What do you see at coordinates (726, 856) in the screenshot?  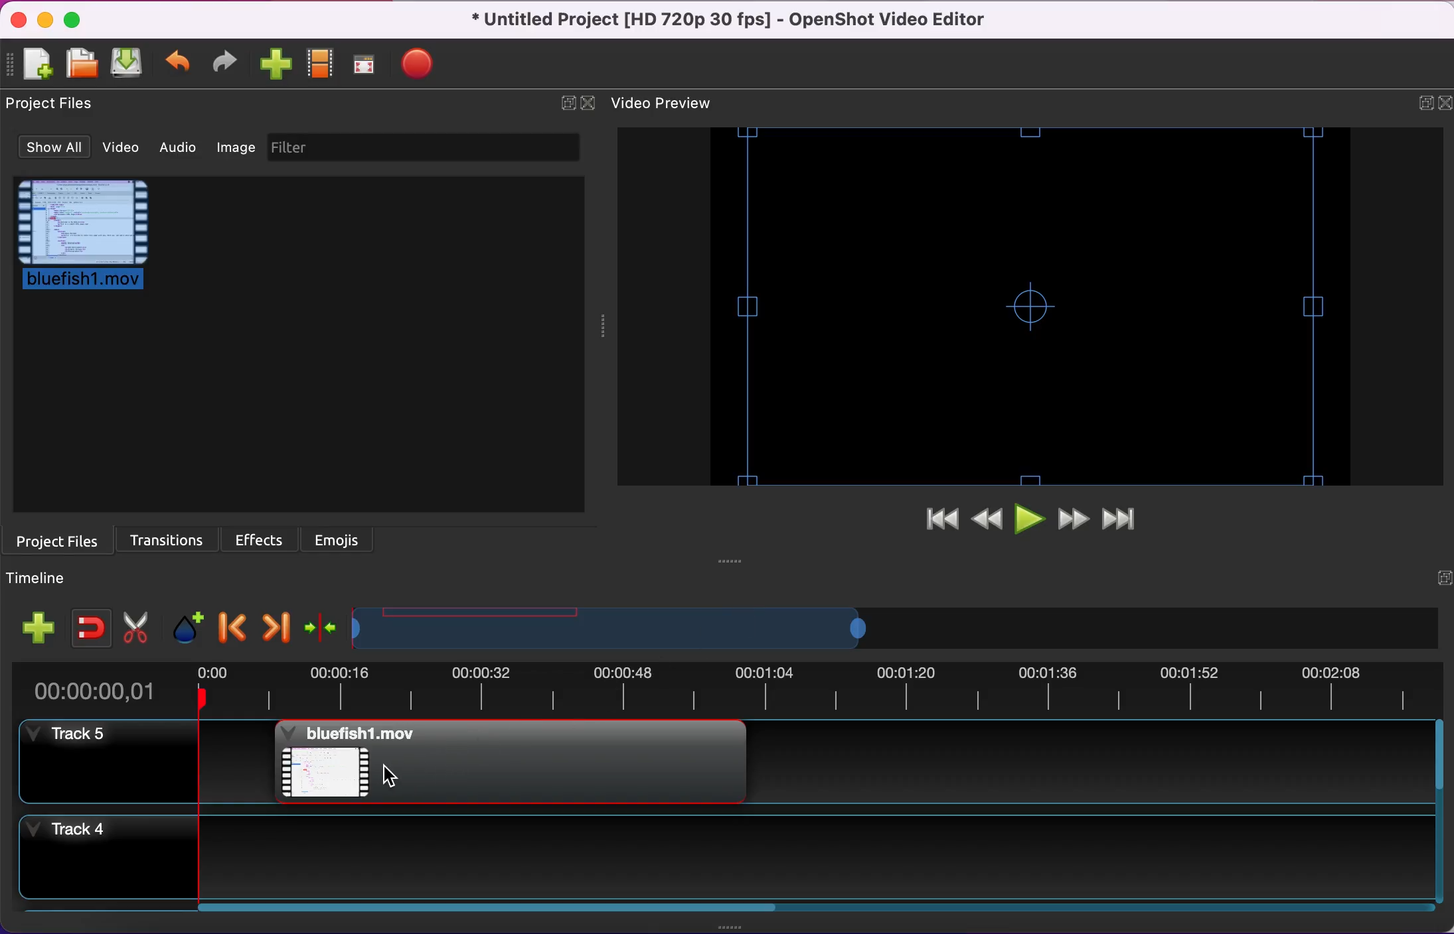 I see `track 4` at bounding box center [726, 856].